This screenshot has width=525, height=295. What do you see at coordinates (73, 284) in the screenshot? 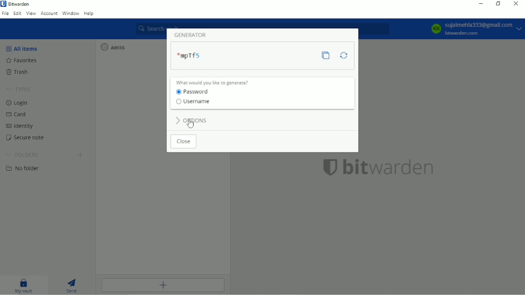
I see `Send` at bounding box center [73, 284].